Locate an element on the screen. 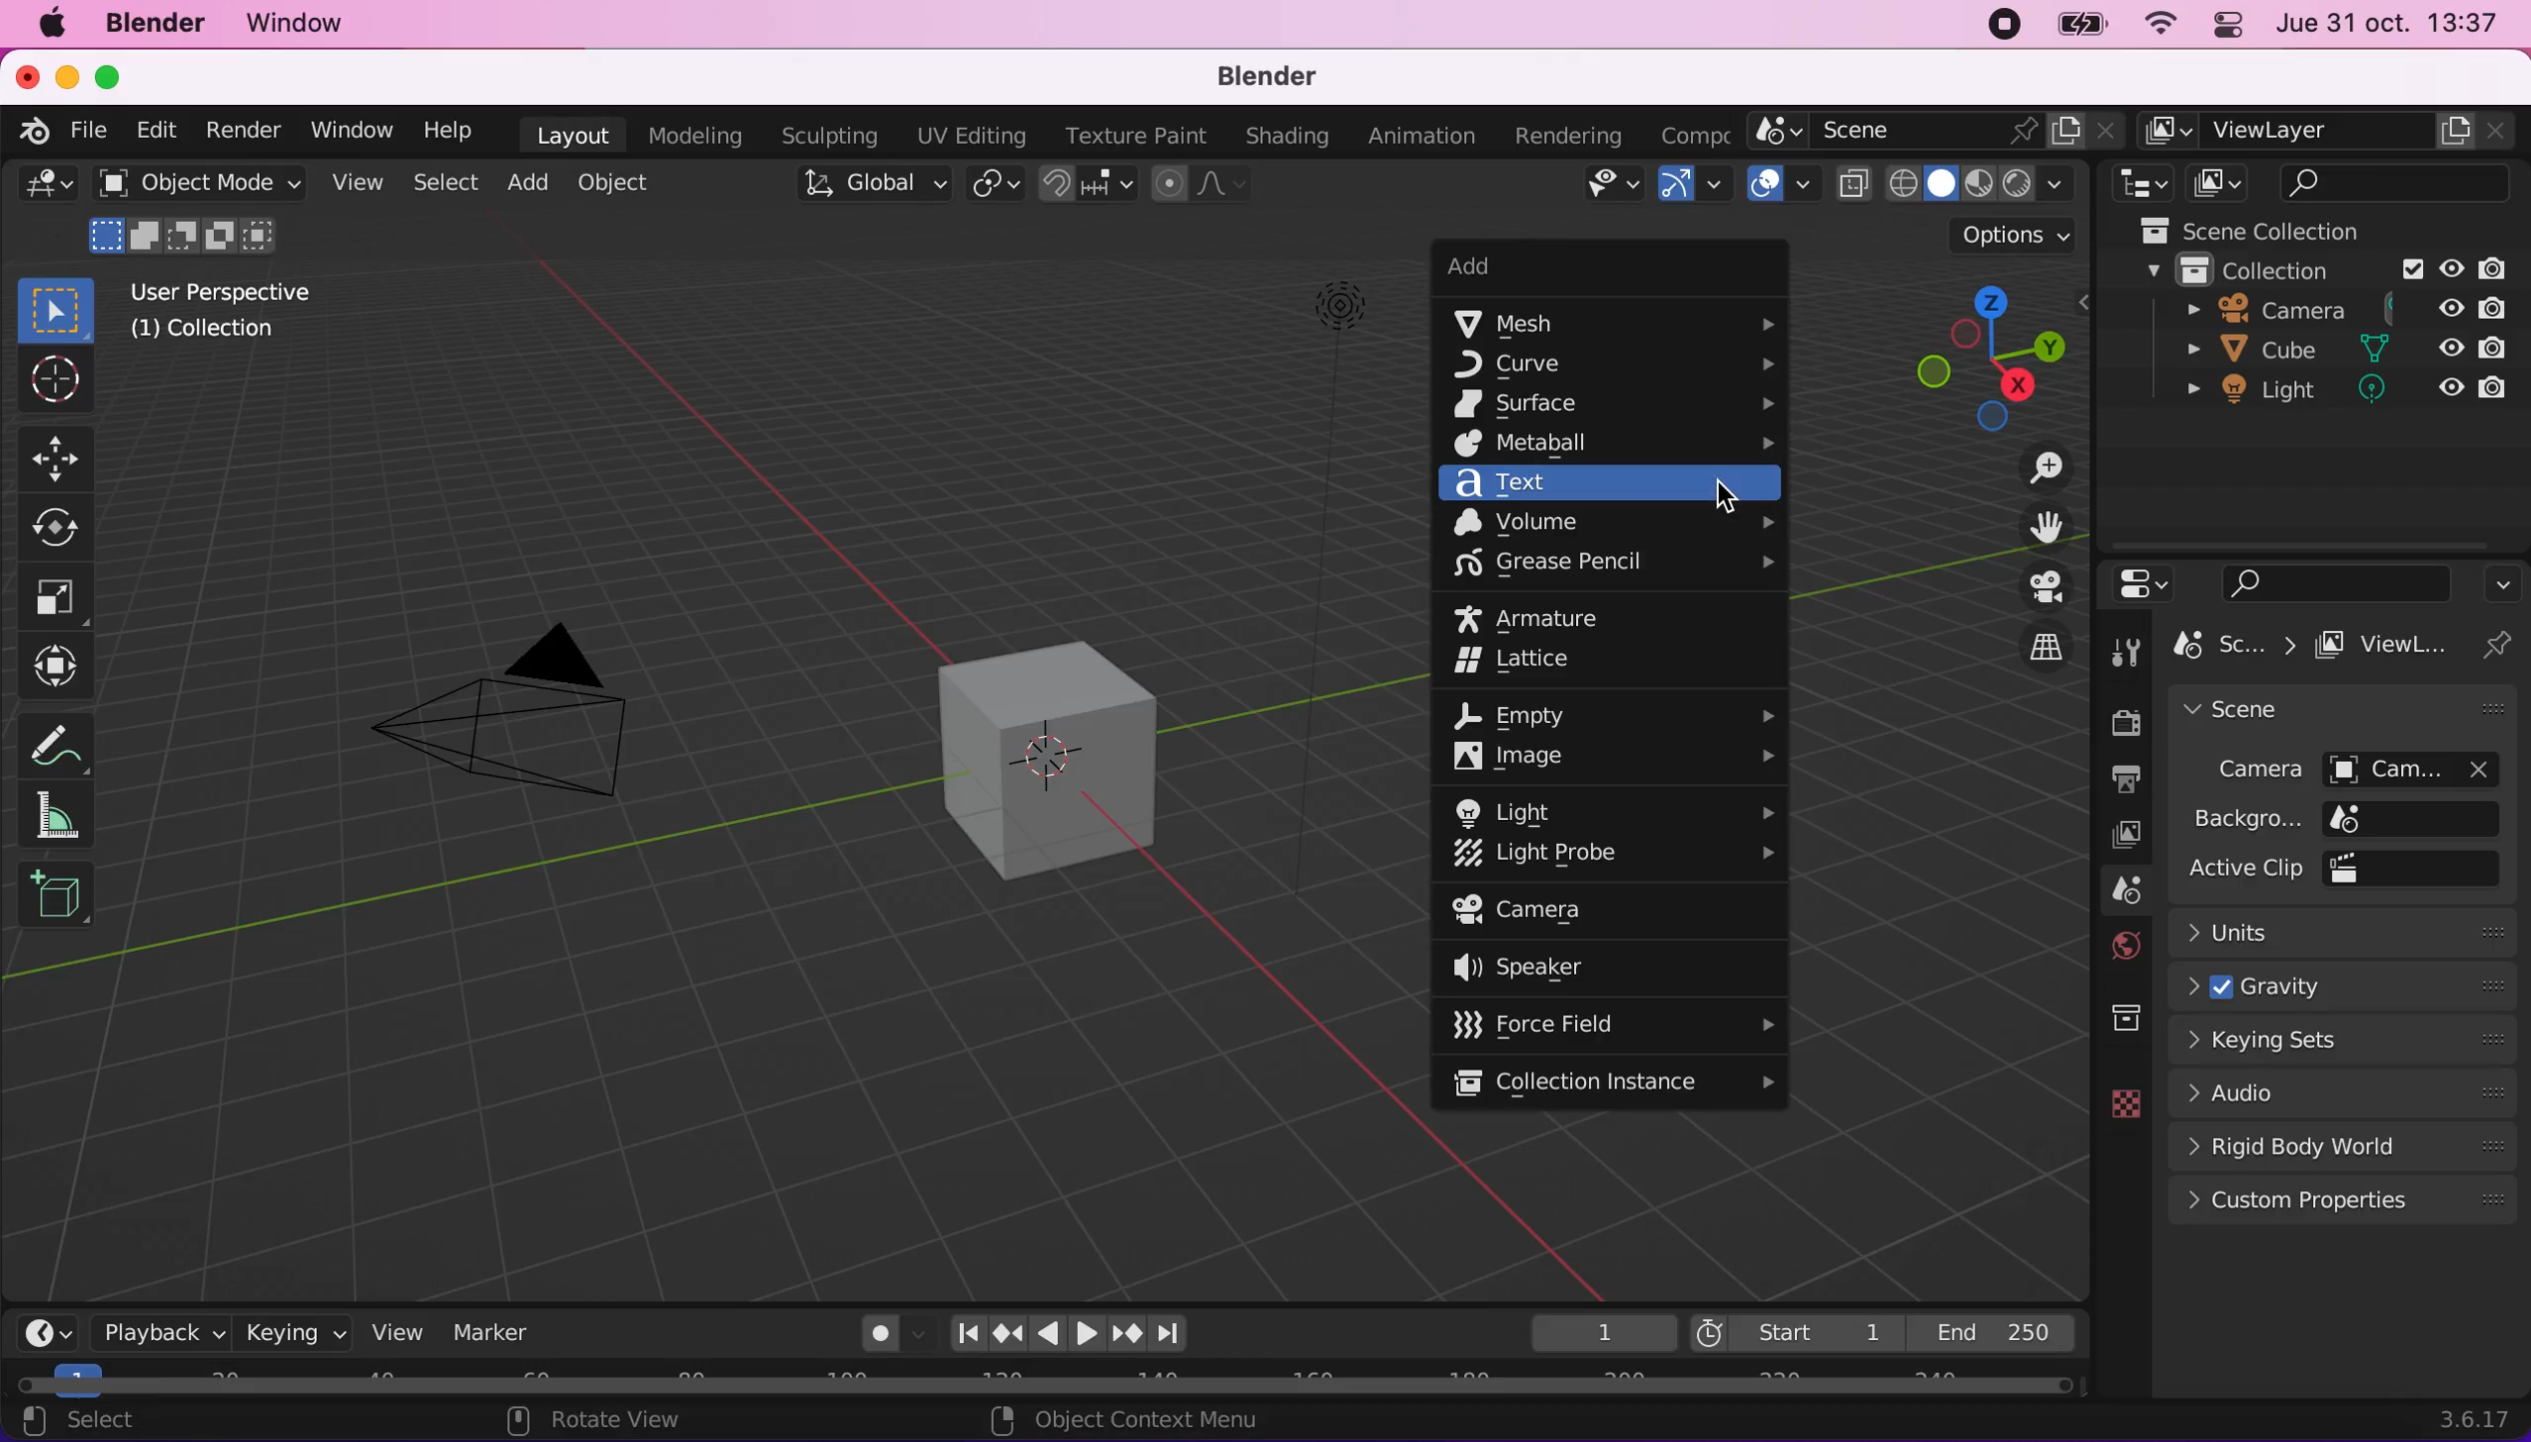 Image resolution: width=2531 pixels, height=1442 pixels. viewlayer is located at coordinates (2332, 132).